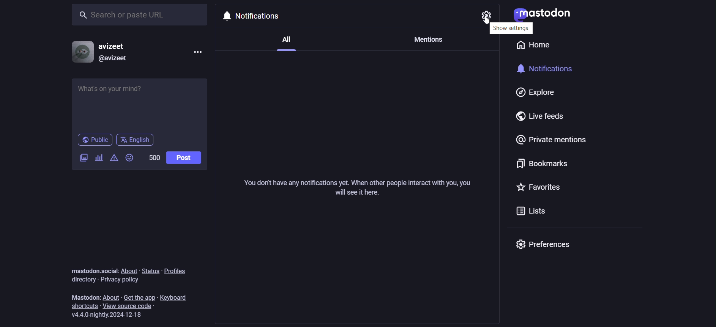 The height and width of the screenshot is (327, 716). What do you see at coordinates (529, 211) in the screenshot?
I see `lists` at bounding box center [529, 211].